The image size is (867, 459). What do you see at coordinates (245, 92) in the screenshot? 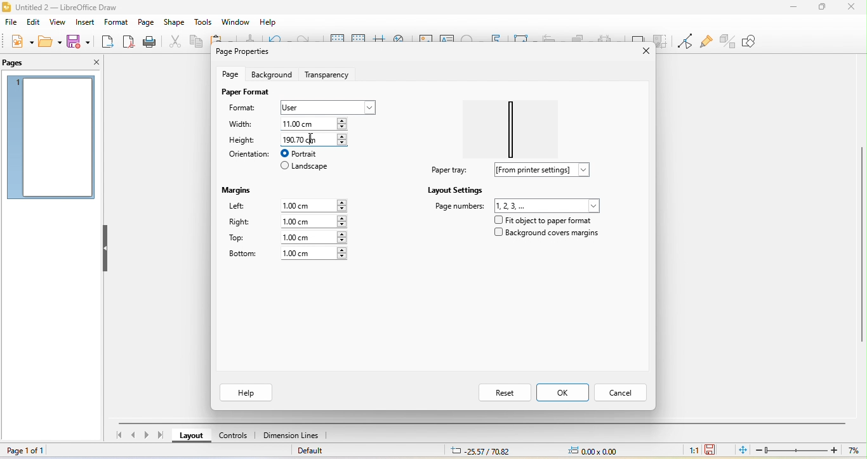
I see `paper format` at bounding box center [245, 92].